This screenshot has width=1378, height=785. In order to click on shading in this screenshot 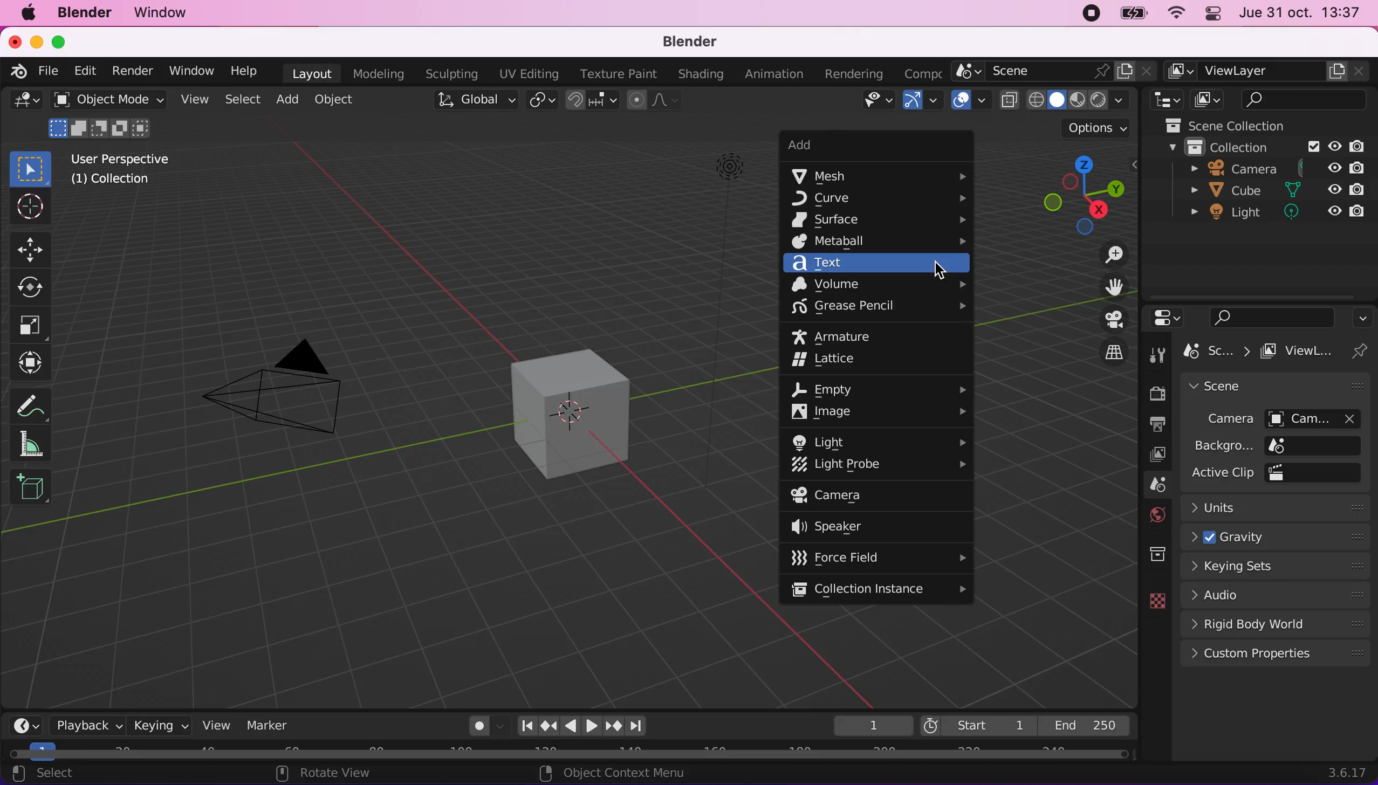, I will do `click(1078, 100)`.